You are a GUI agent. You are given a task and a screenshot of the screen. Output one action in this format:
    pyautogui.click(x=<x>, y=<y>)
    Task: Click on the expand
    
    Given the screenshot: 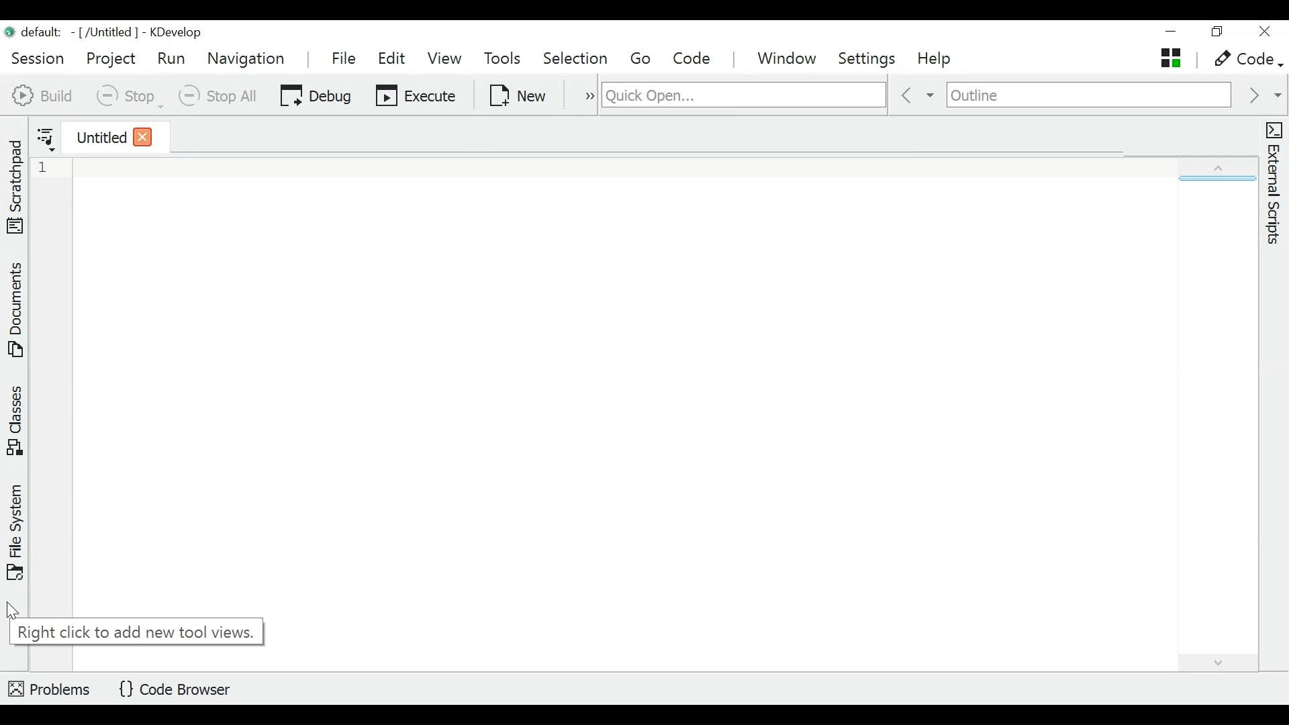 What is the action you would take?
    pyautogui.click(x=1211, y=664)
    